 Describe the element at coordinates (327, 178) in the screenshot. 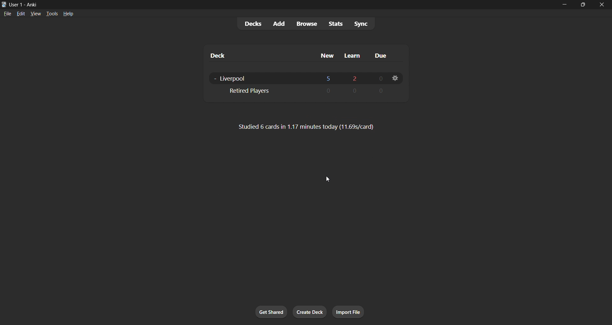

I see `cursor` at that location.